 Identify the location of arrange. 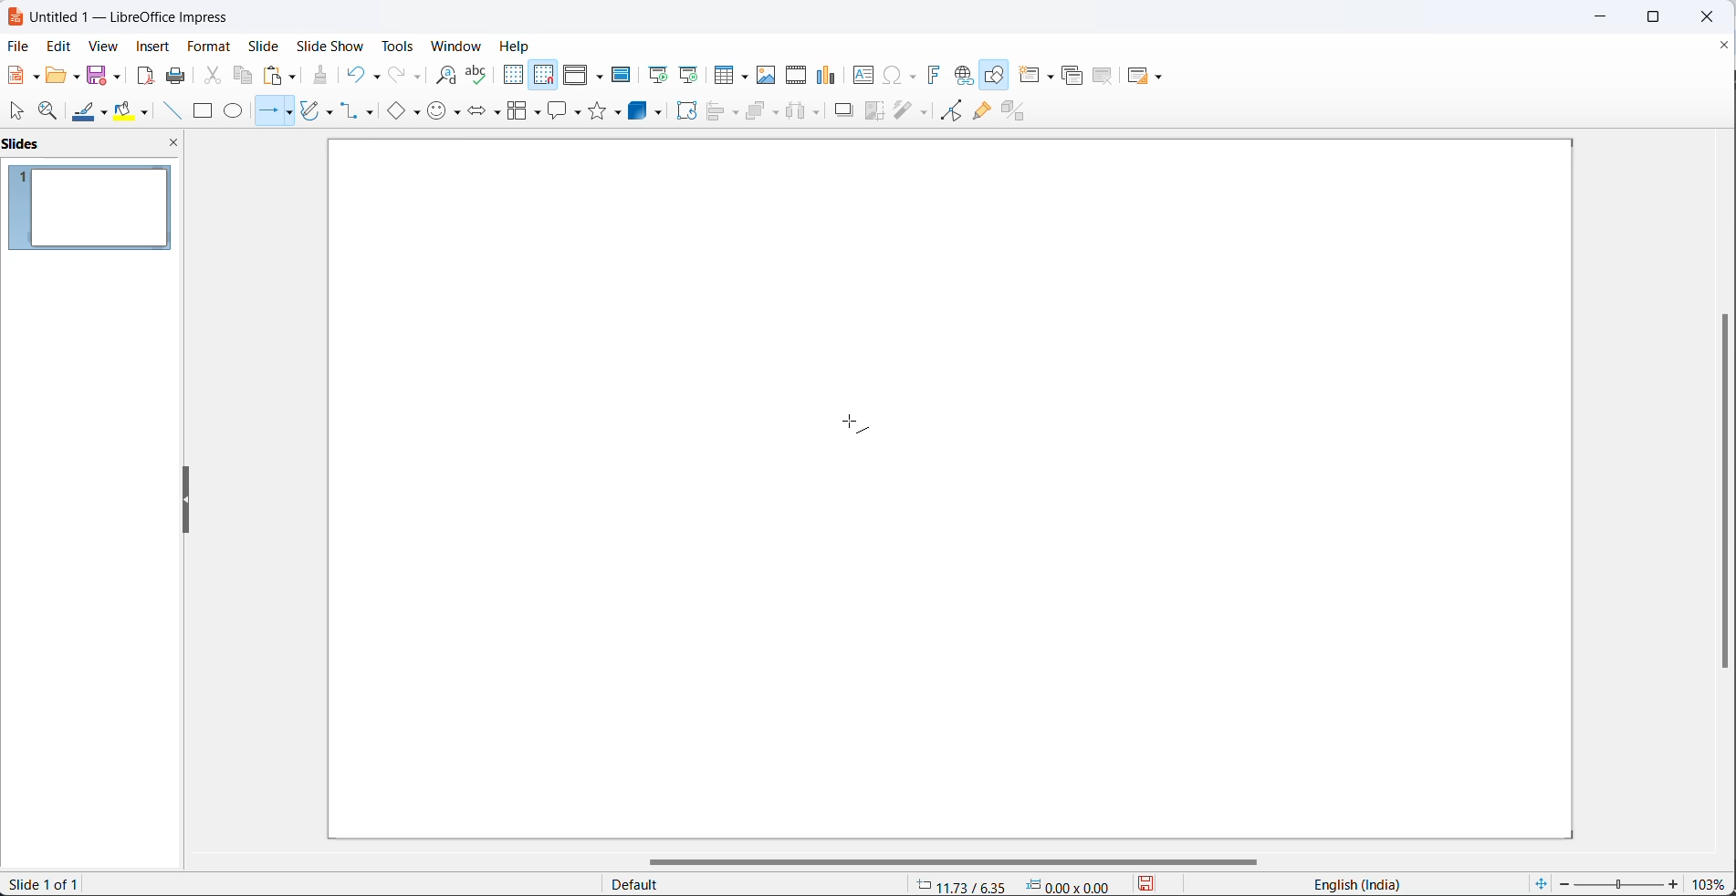
(763, 113).